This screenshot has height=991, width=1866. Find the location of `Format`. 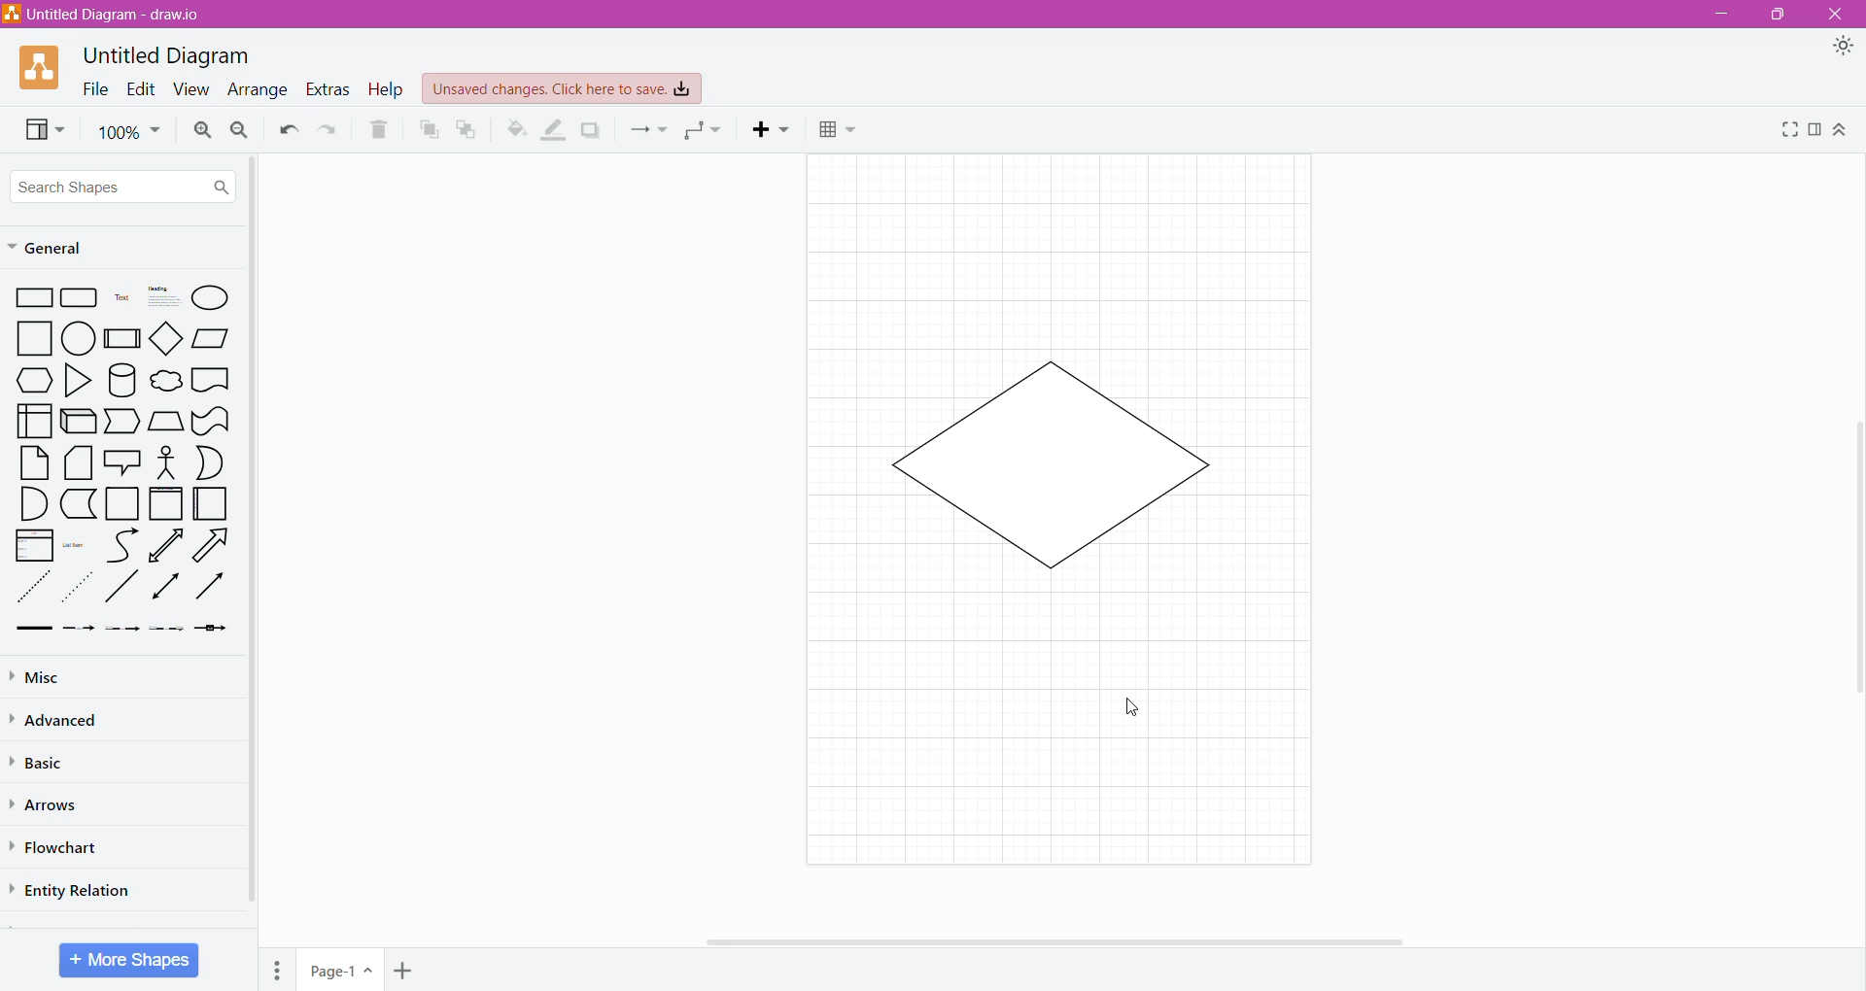

Format is located at coordinates (1815, 131).